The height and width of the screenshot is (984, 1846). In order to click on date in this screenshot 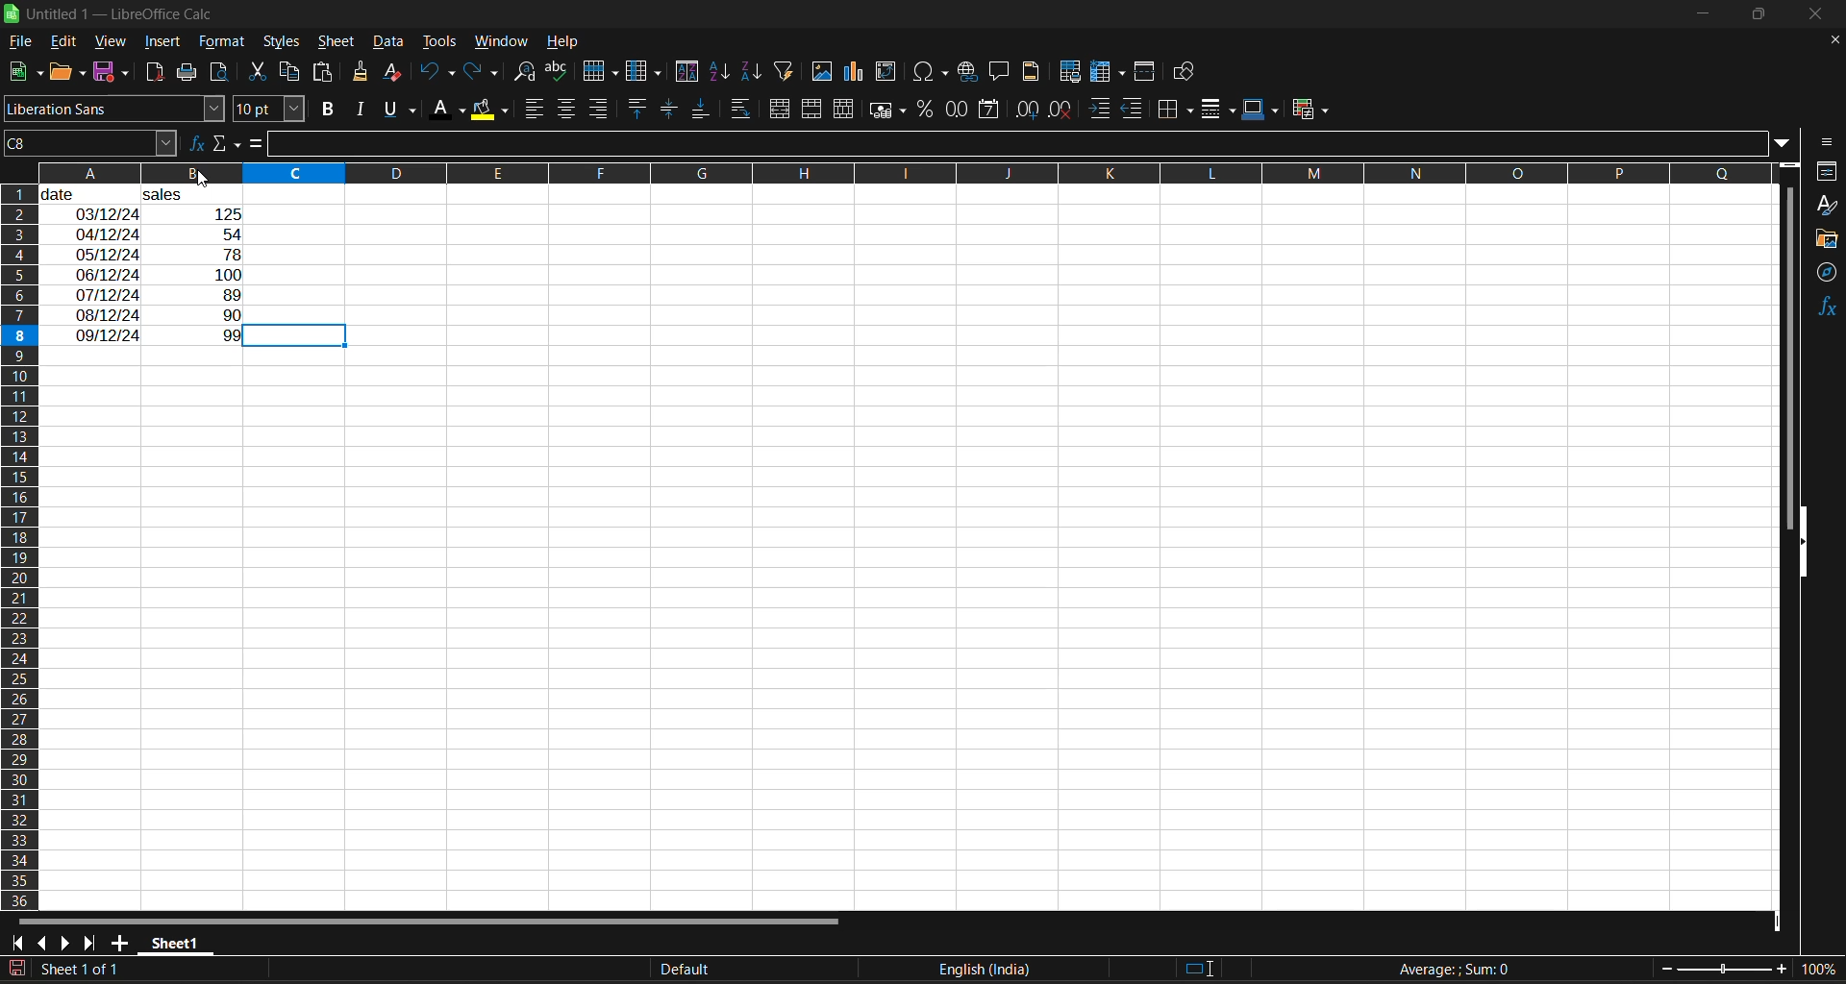, I will do `click(85, 193)`.